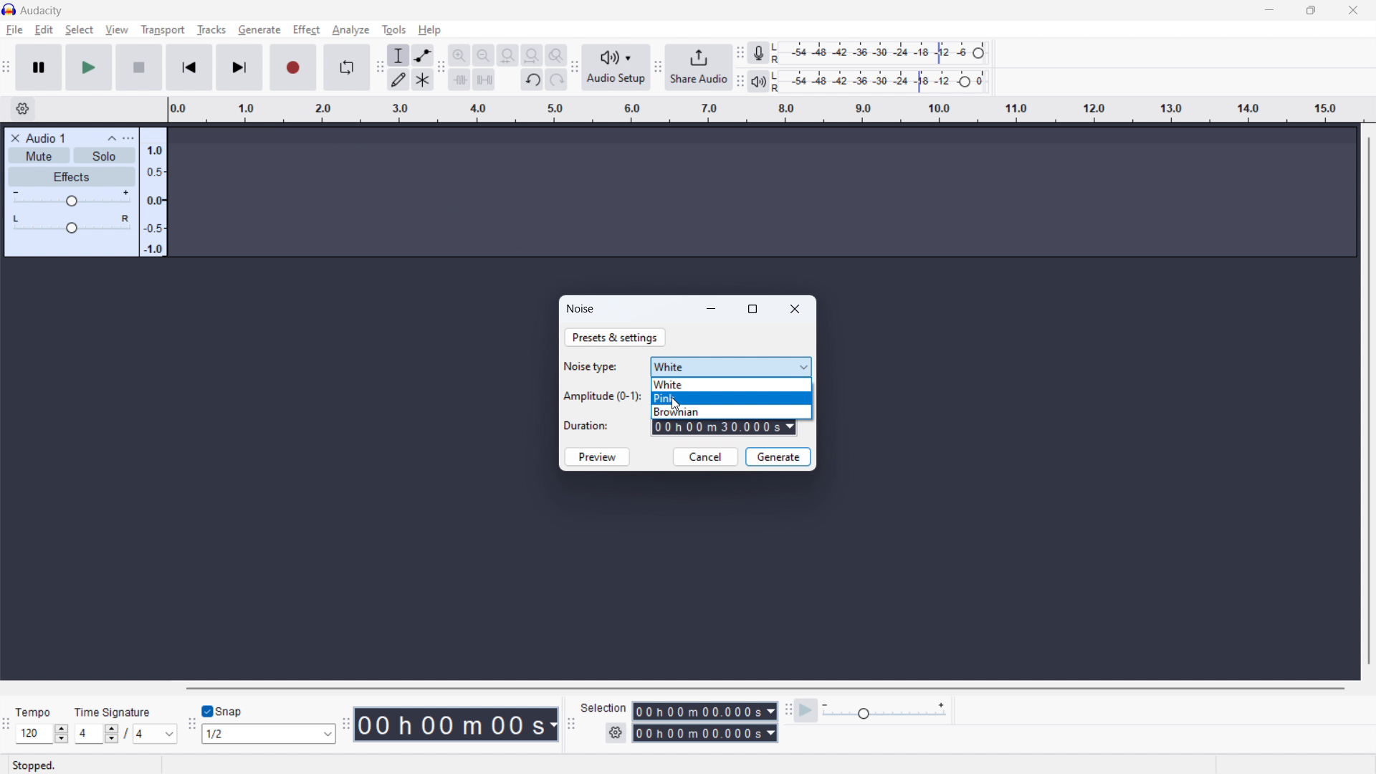 The width and height of the screenshot is (1376, 774). I want to click on Noise type, so click(593, 366).